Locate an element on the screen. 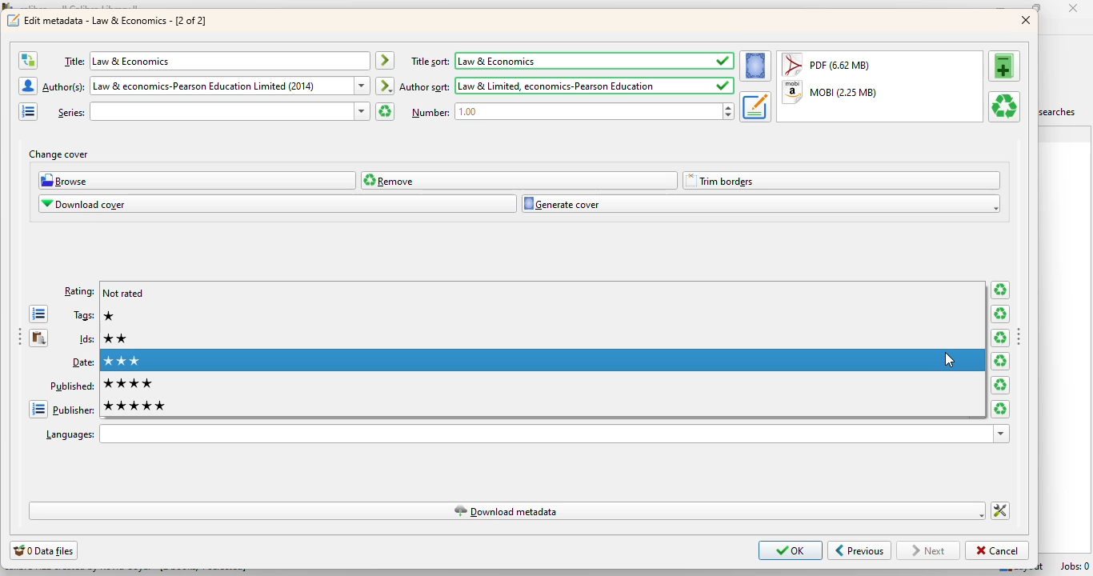 This screenshot has height=576, width=1093. cursor is located at coordinates (950, 361).